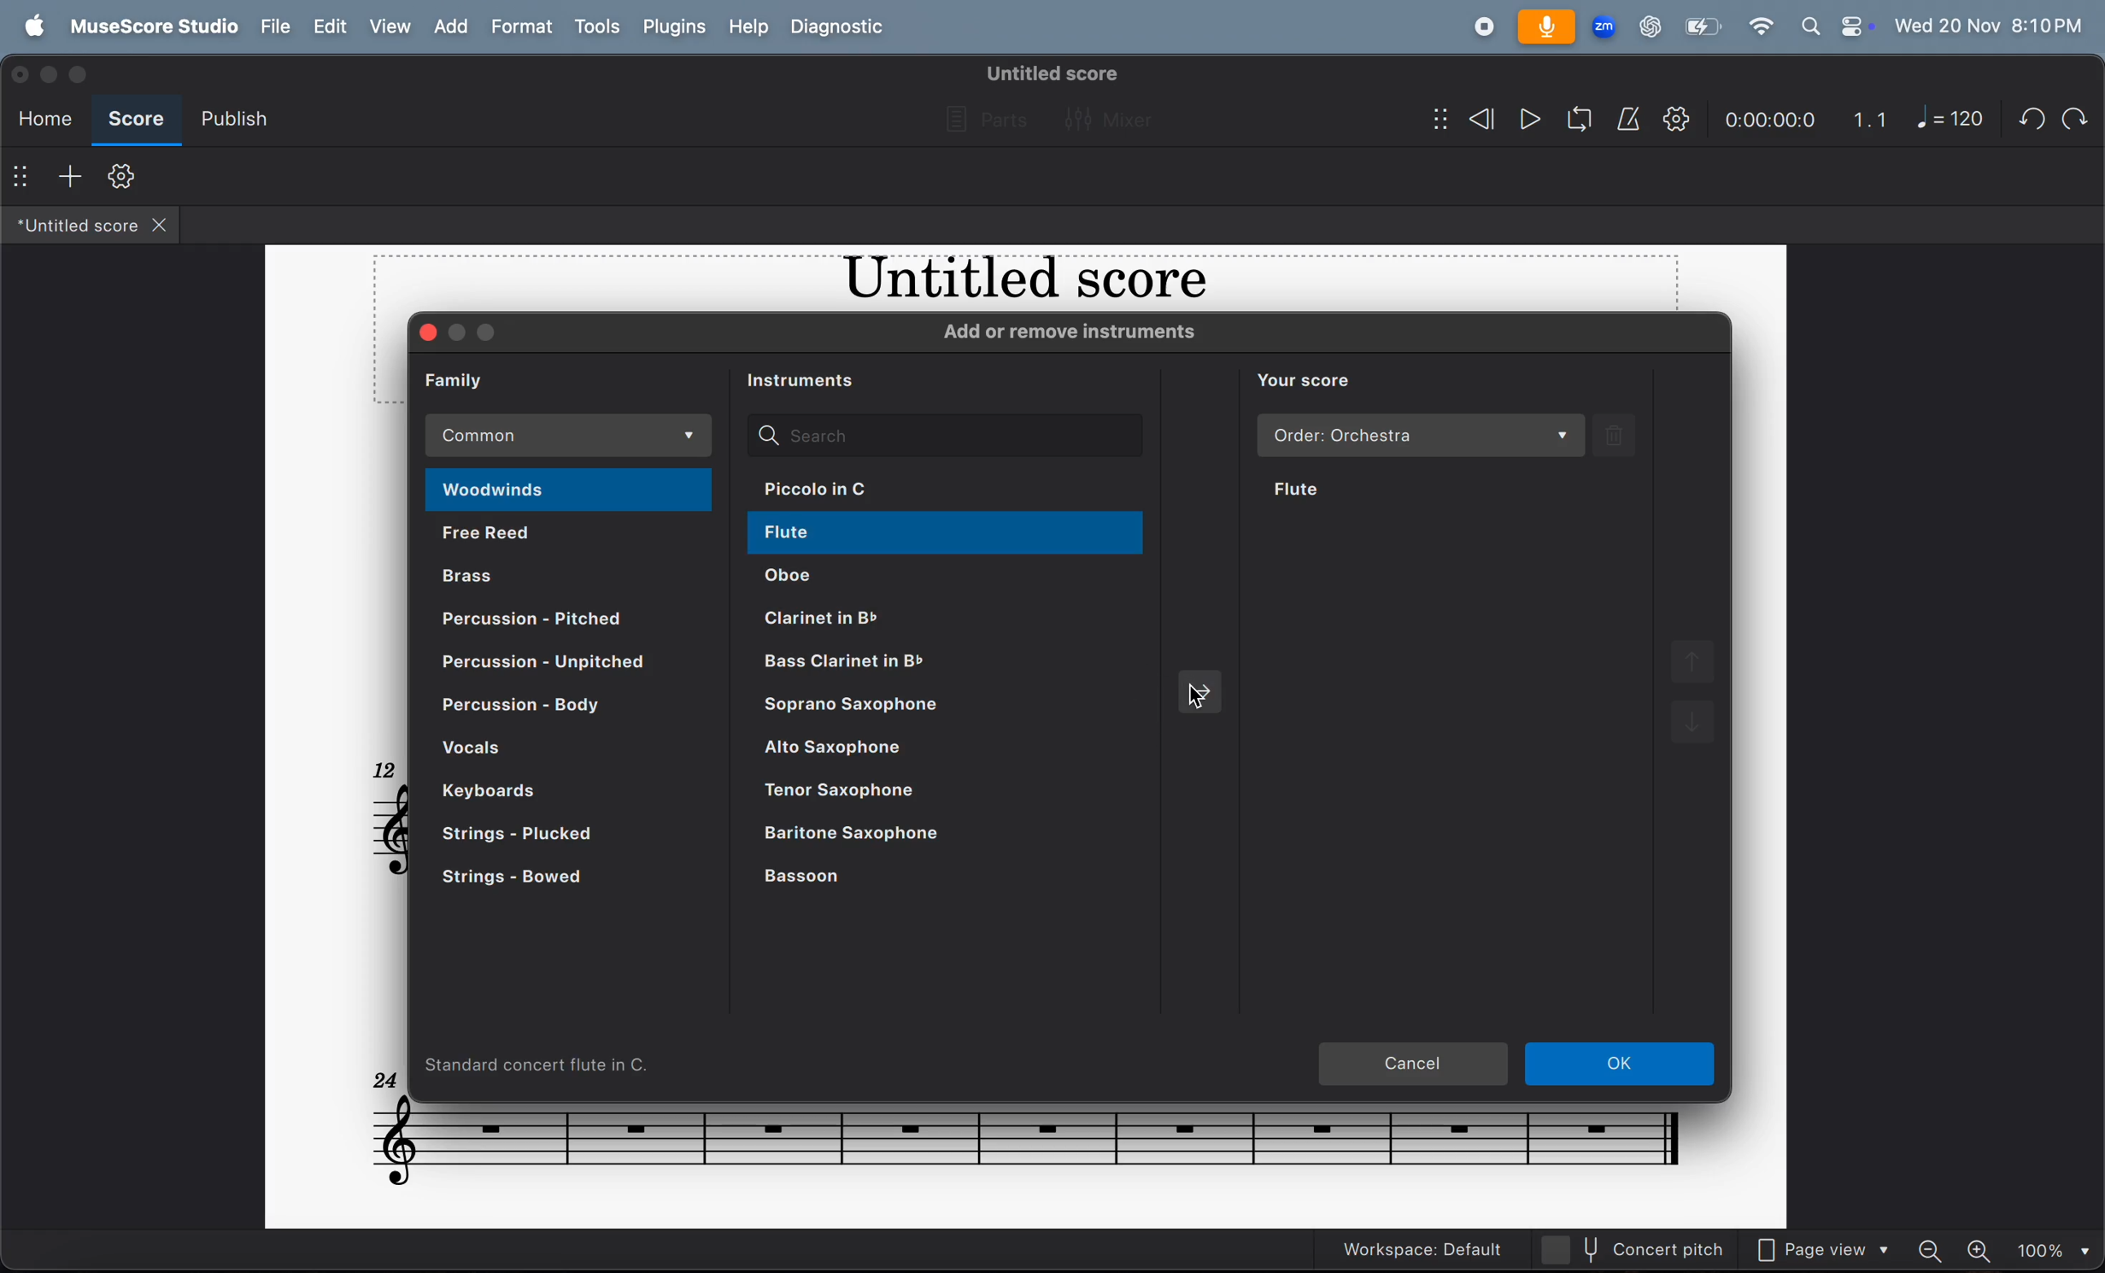 The image size is (2105, 1273). I want to click on publish, so click(236, 117).